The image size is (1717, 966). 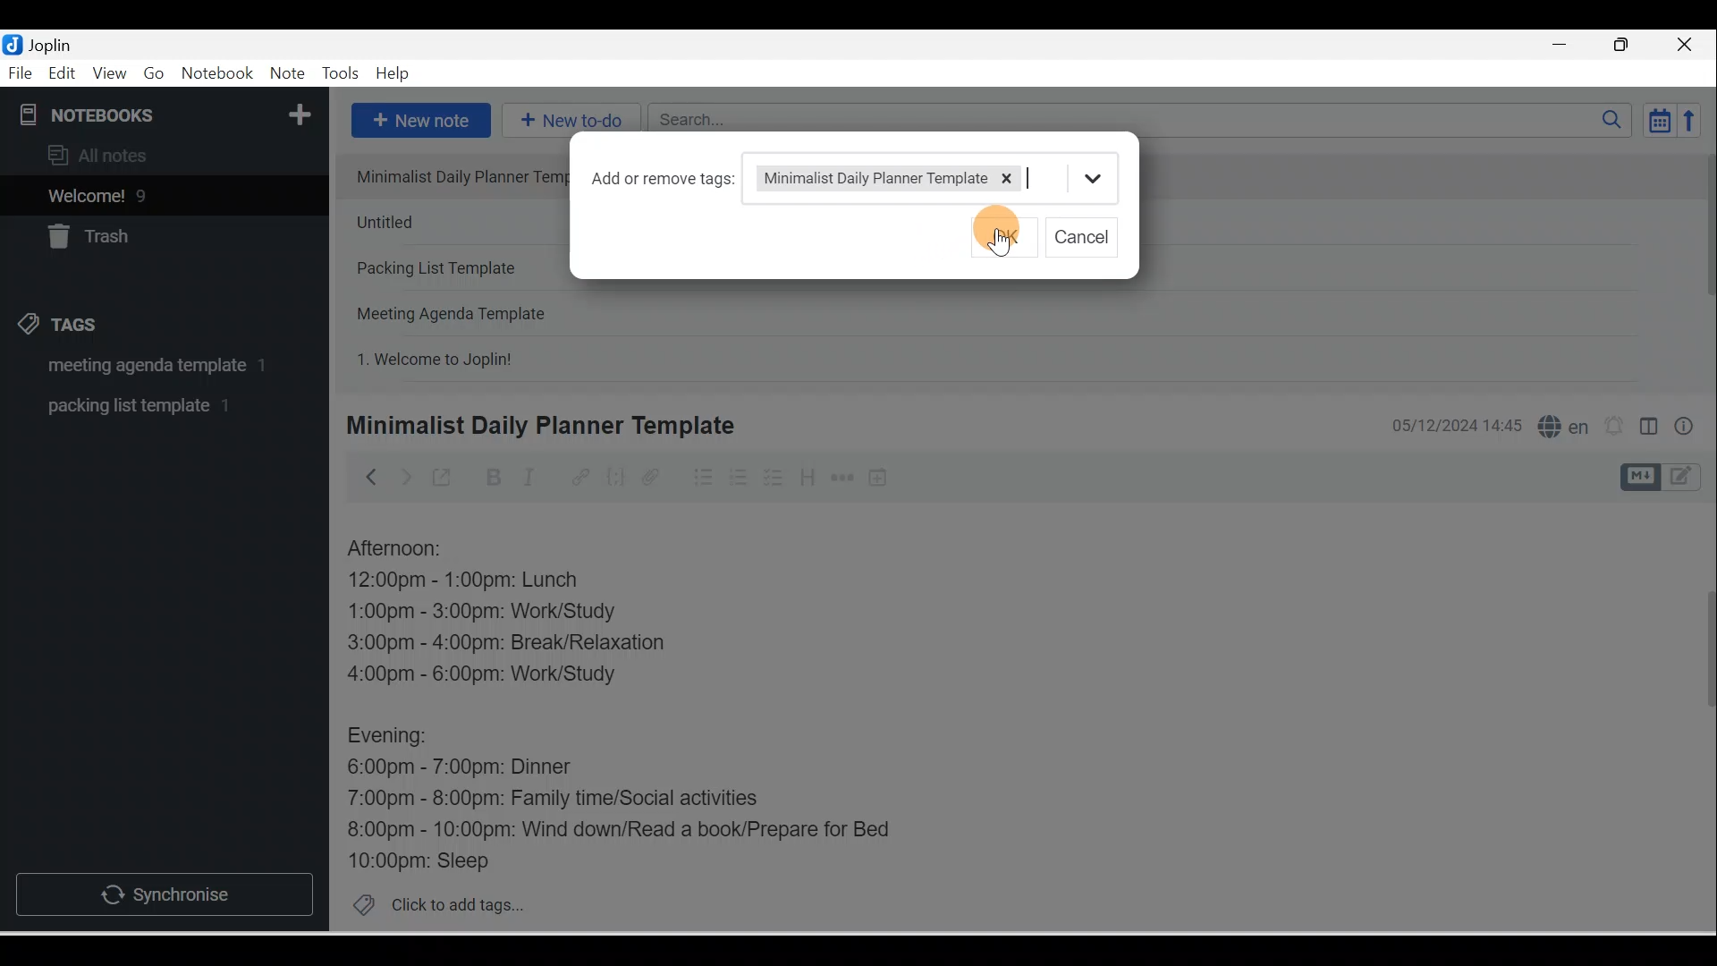 I want to click on Notebooks, so click(x=168, y=111).